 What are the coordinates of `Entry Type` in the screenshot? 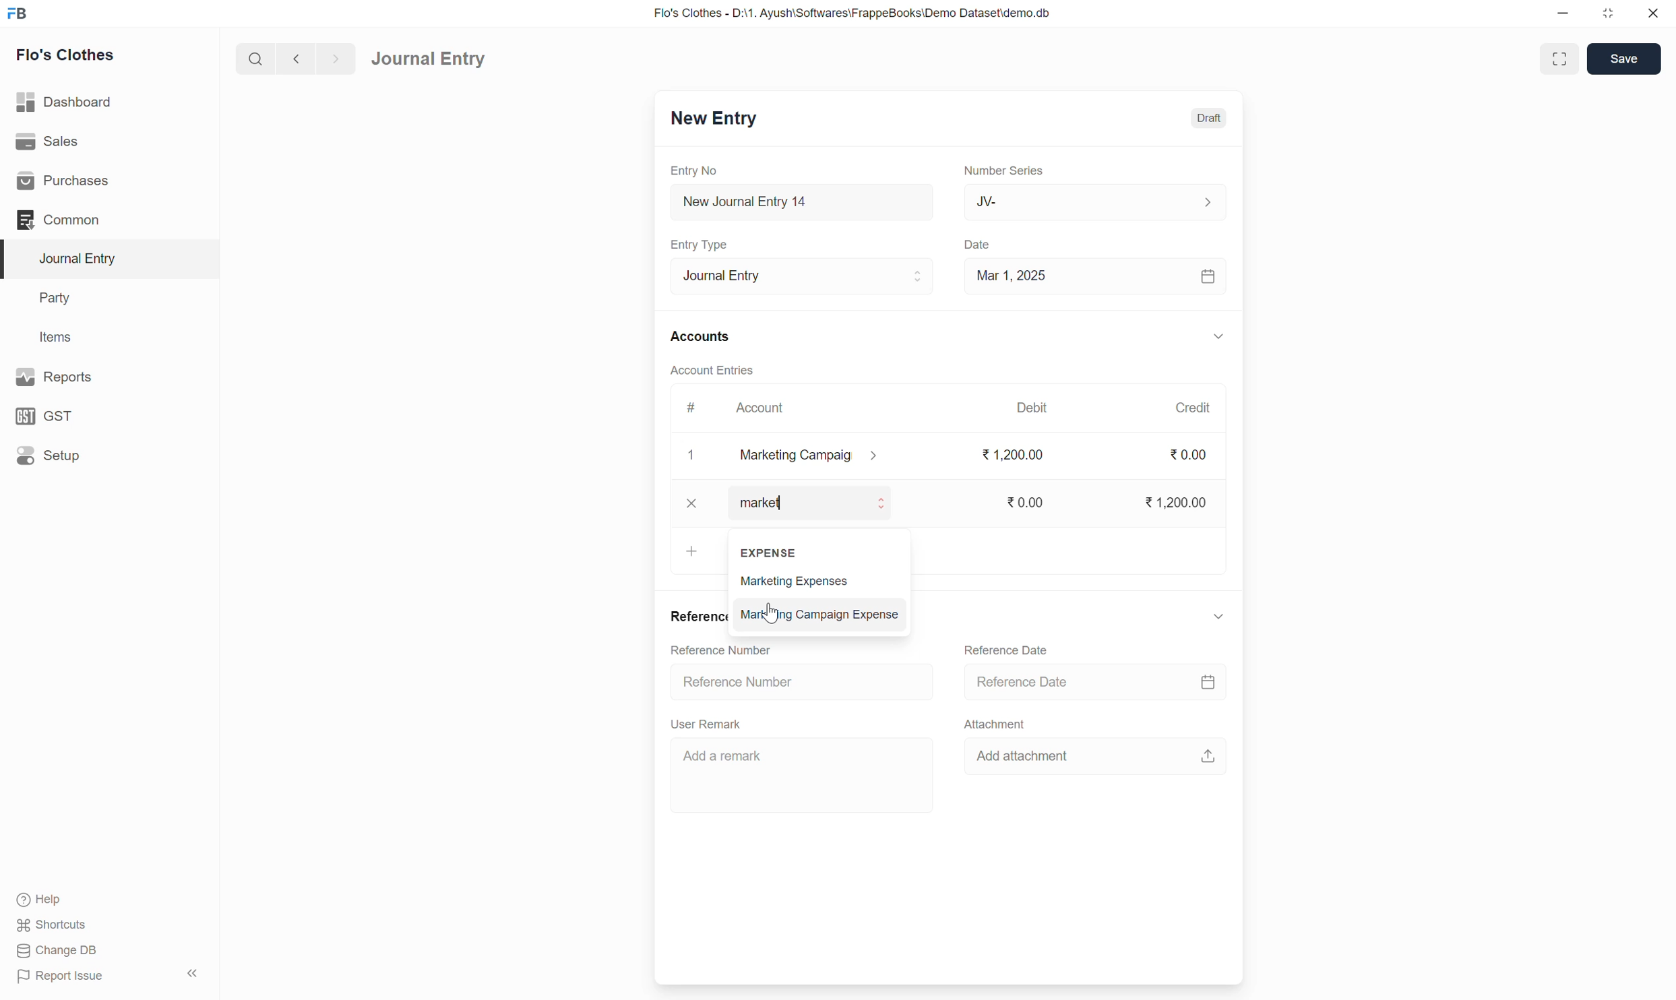 It's located at (704, 245).